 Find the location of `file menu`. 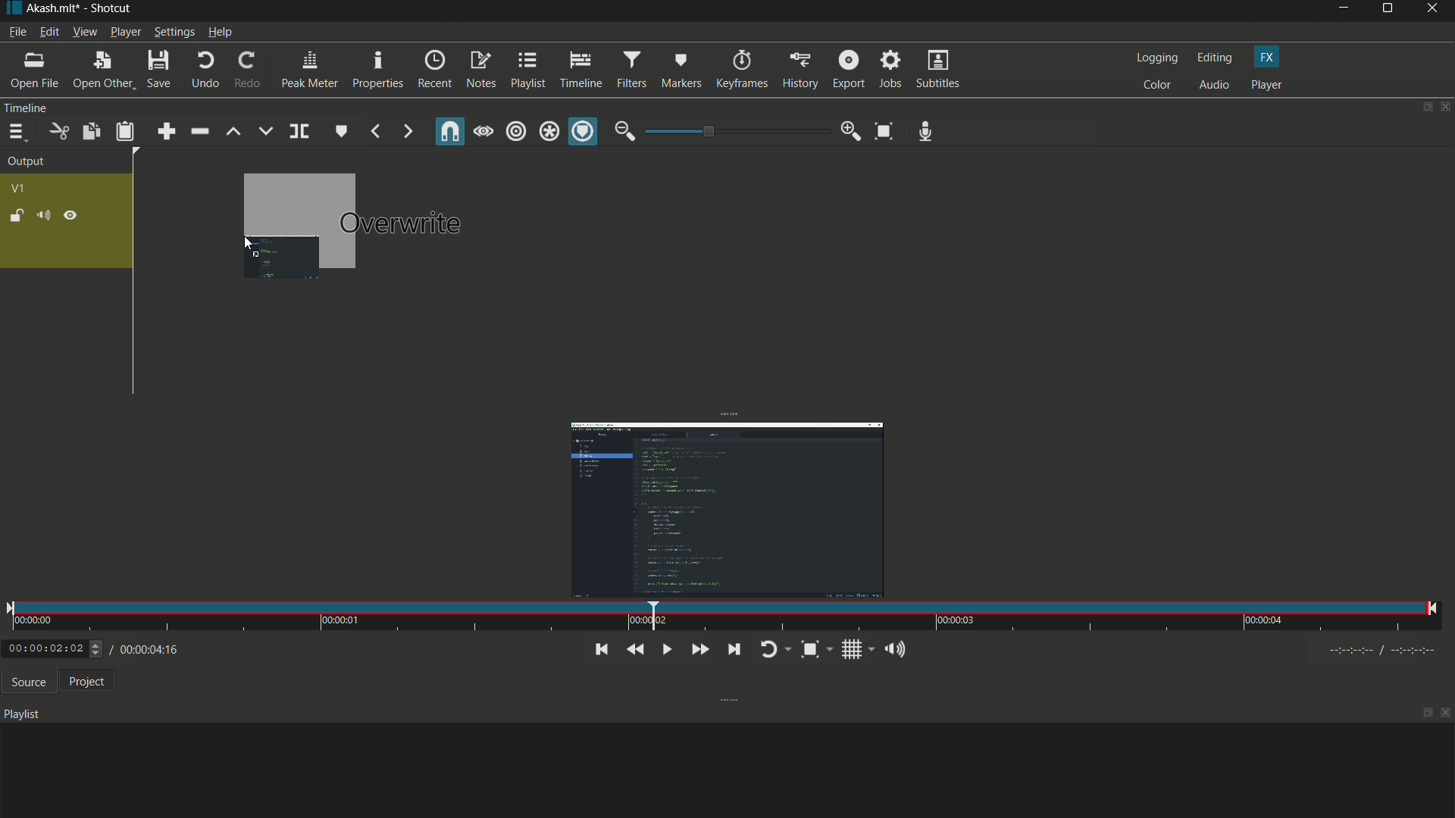

file menu is located at coordinates (17, 32).